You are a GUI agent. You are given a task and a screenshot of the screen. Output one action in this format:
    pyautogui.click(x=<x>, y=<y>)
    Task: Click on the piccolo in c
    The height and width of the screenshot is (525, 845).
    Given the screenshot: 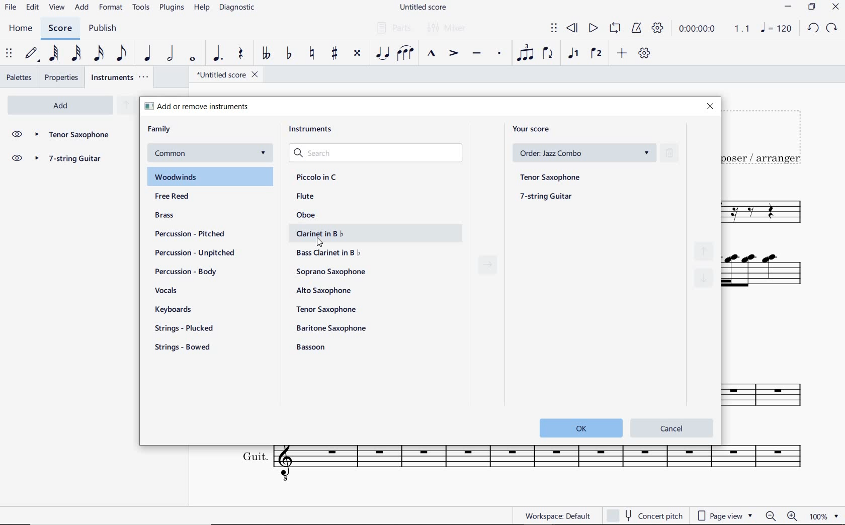 What is the action you would take?
    pyautogui.click(x=317, y=178)
    